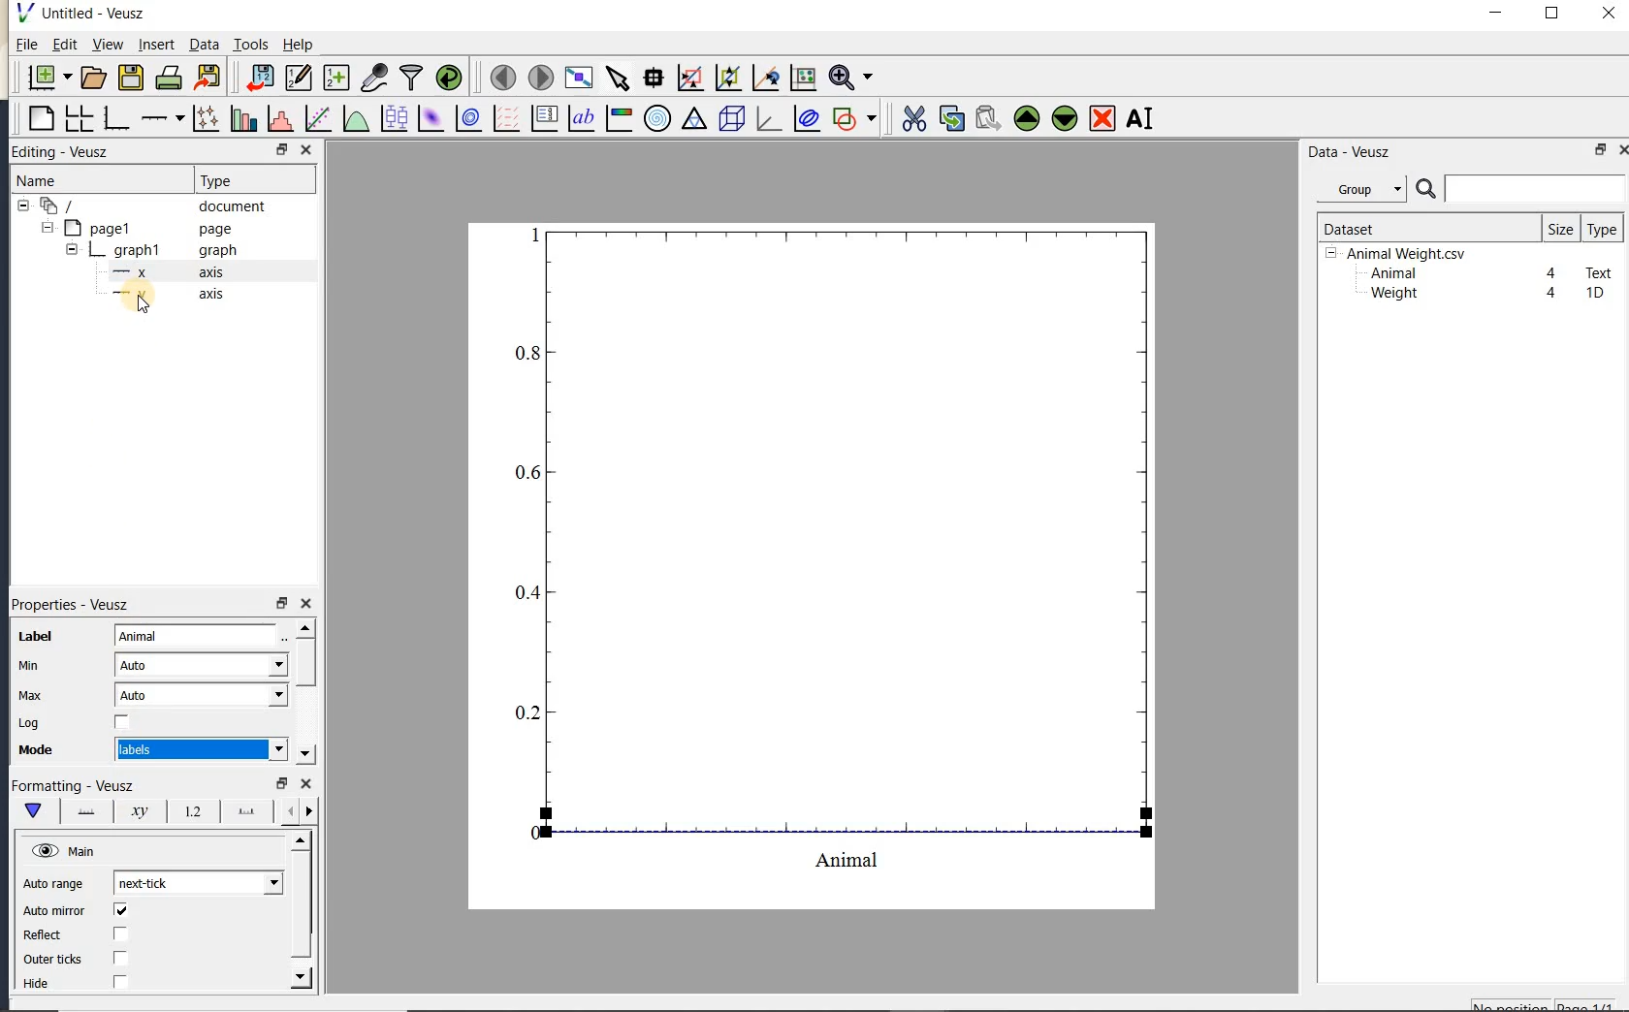 The image size is (1629, 1012). I want to click on ternary graph, so click(693, 121).